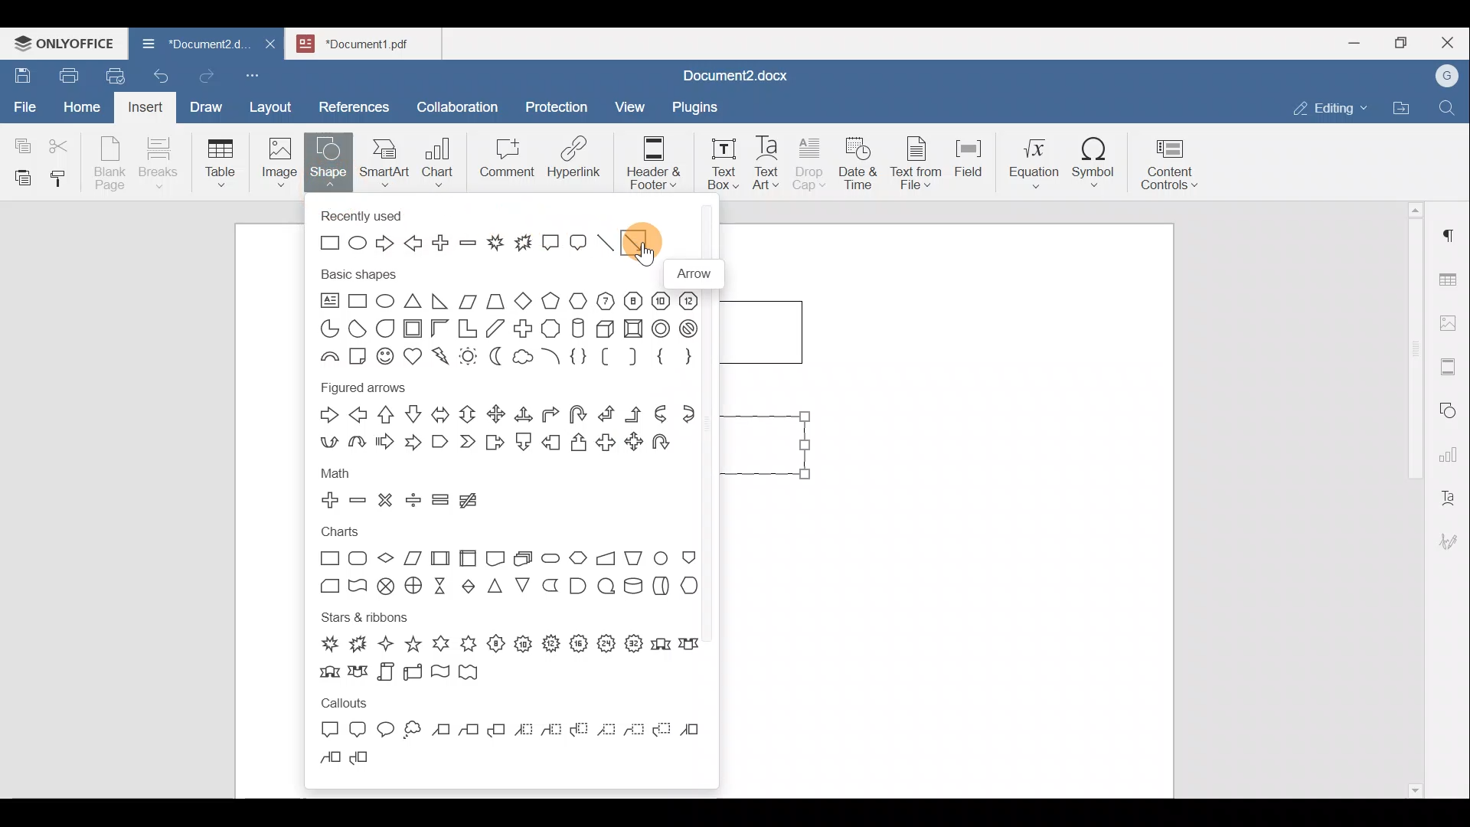 This screenshot has height=827, width=1470. Describe the element at coordinates (501, 234) in the screenshot. I see `Recently used shapes` at that location.